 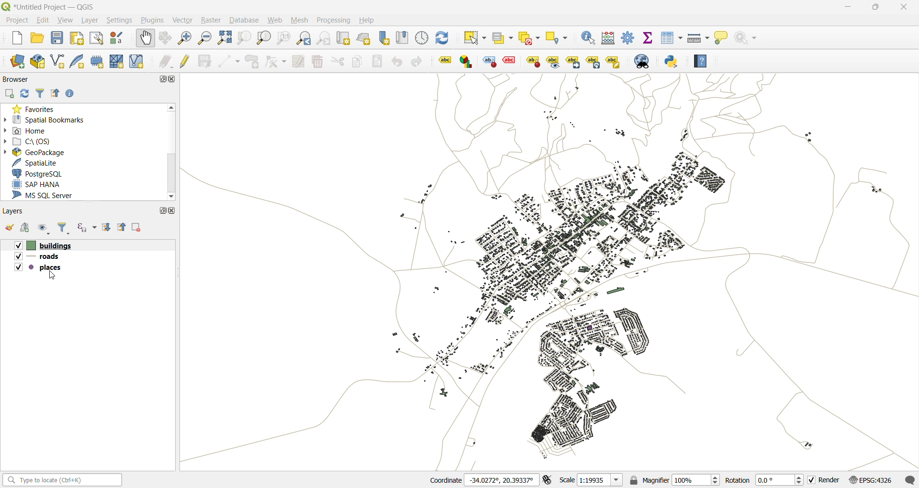 I want to click on settings, so click(x=123, y=21).